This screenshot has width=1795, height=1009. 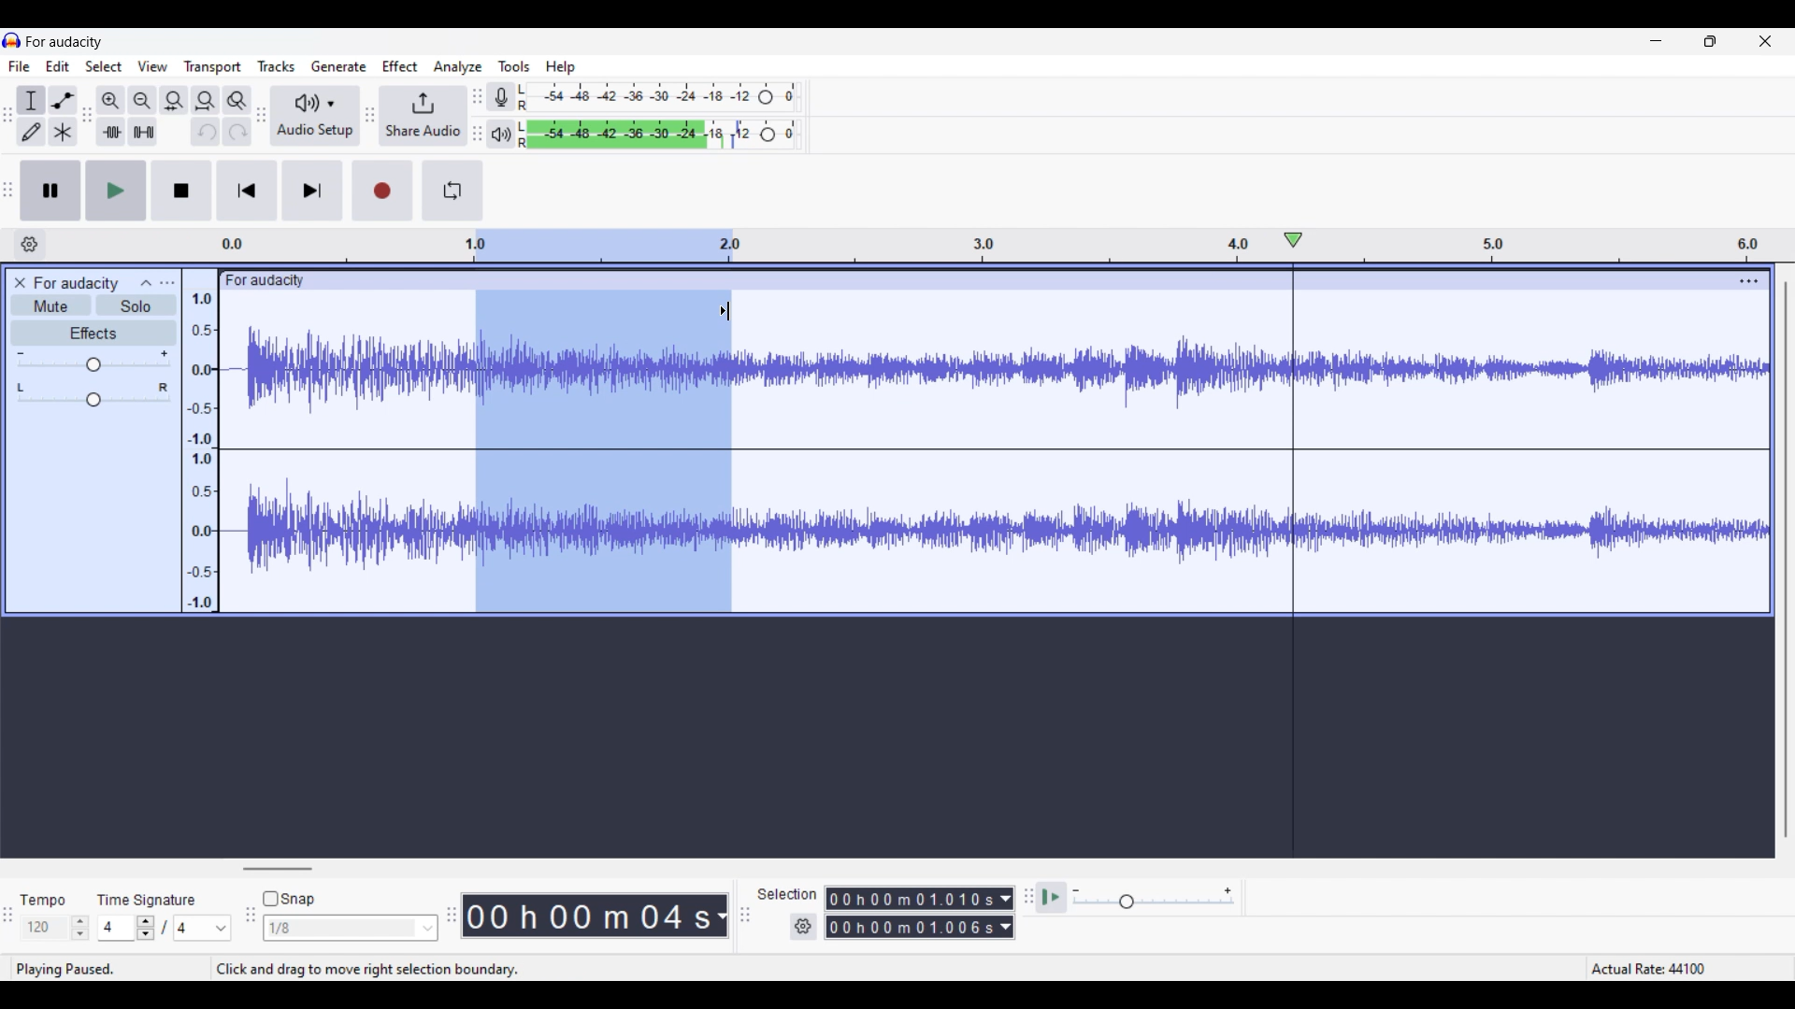 I want to click on Pause, so click(x=50, y=191).